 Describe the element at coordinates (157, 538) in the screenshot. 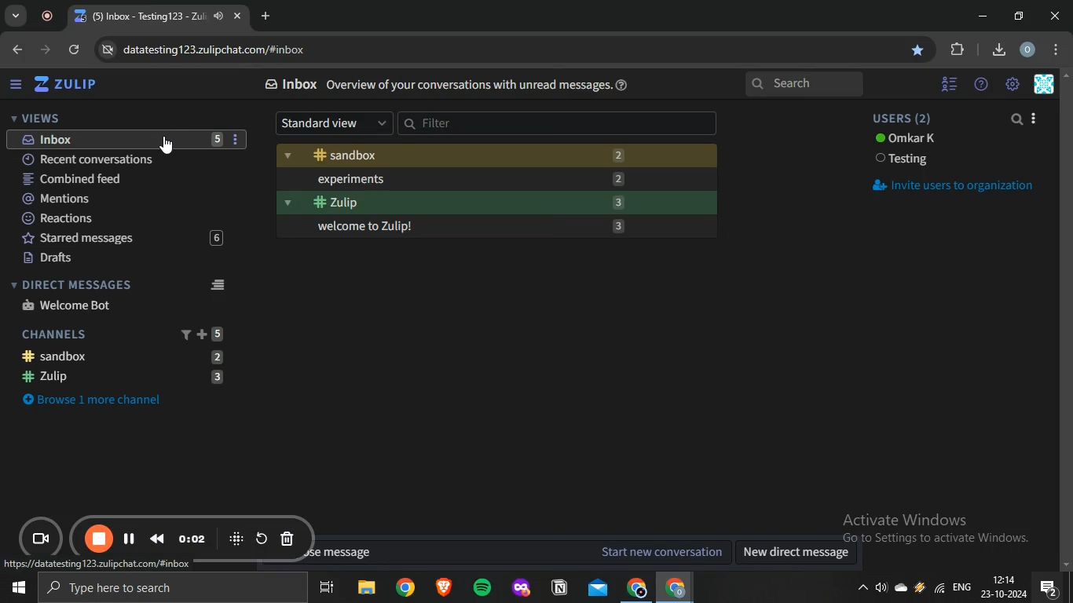

I see `preview back` at that location.